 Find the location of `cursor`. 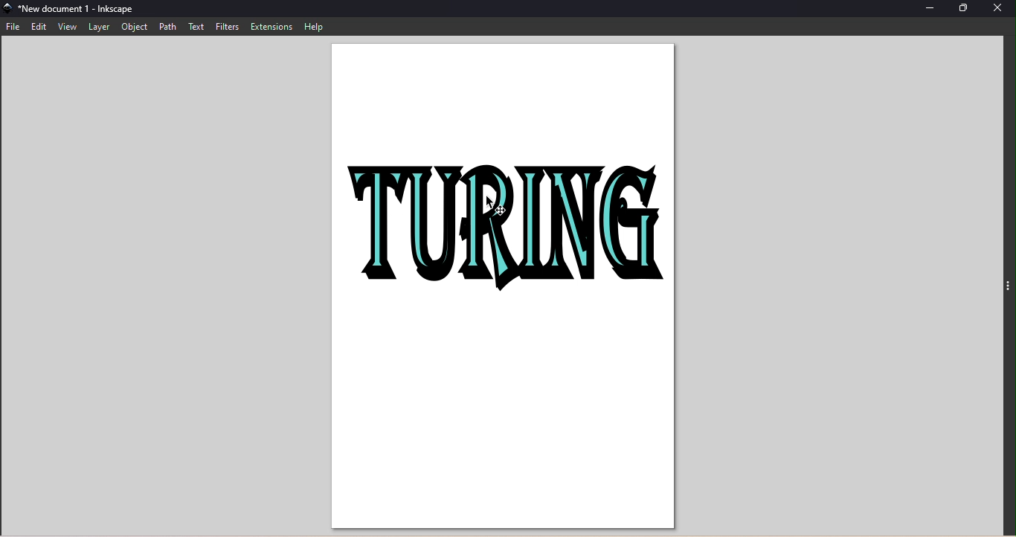

cursor is located at coordinates (492, 205).